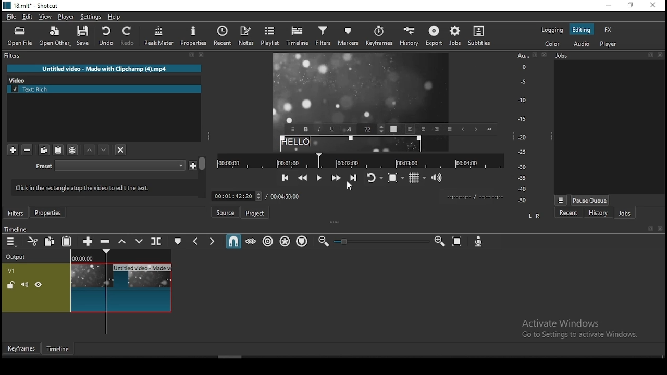 This screenshot has height=375, width=667. What do you see at coordinates (32, 241) in the screenshot?
I see `cut` at bounding box center [32, 241].